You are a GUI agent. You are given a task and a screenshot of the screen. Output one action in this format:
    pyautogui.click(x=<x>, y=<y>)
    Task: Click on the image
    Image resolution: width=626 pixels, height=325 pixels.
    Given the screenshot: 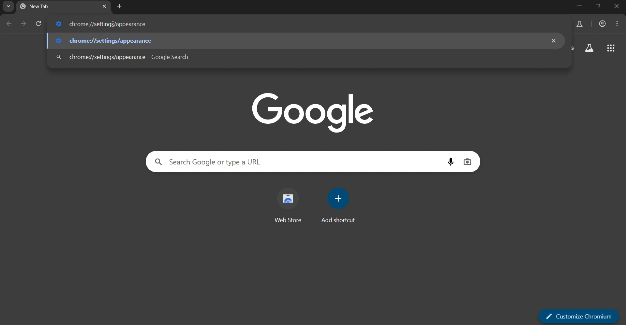 What is the action you would take?
    pyautogui.click(x=311, y=112)
    